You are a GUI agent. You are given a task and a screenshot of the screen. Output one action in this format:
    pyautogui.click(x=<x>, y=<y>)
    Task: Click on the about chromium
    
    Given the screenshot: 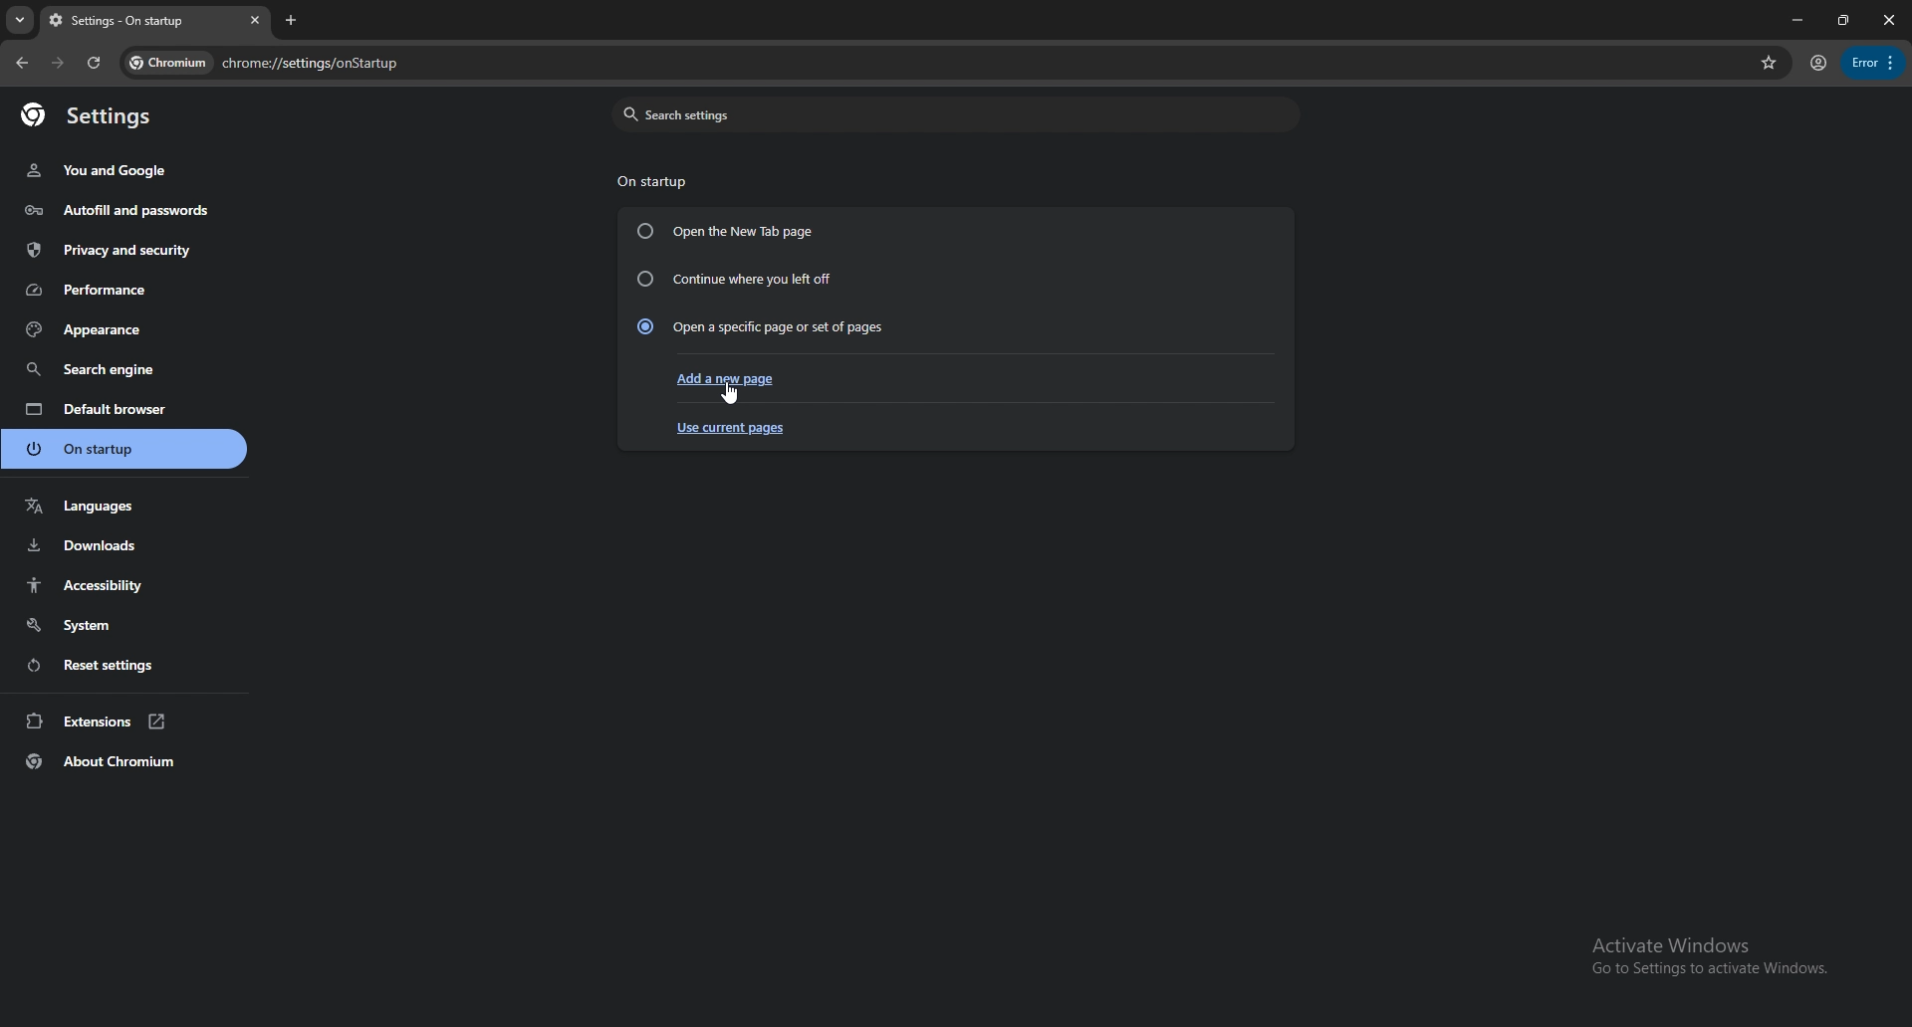 What is the action you would take?
    pyautogui.click(x=125, y=761)
    